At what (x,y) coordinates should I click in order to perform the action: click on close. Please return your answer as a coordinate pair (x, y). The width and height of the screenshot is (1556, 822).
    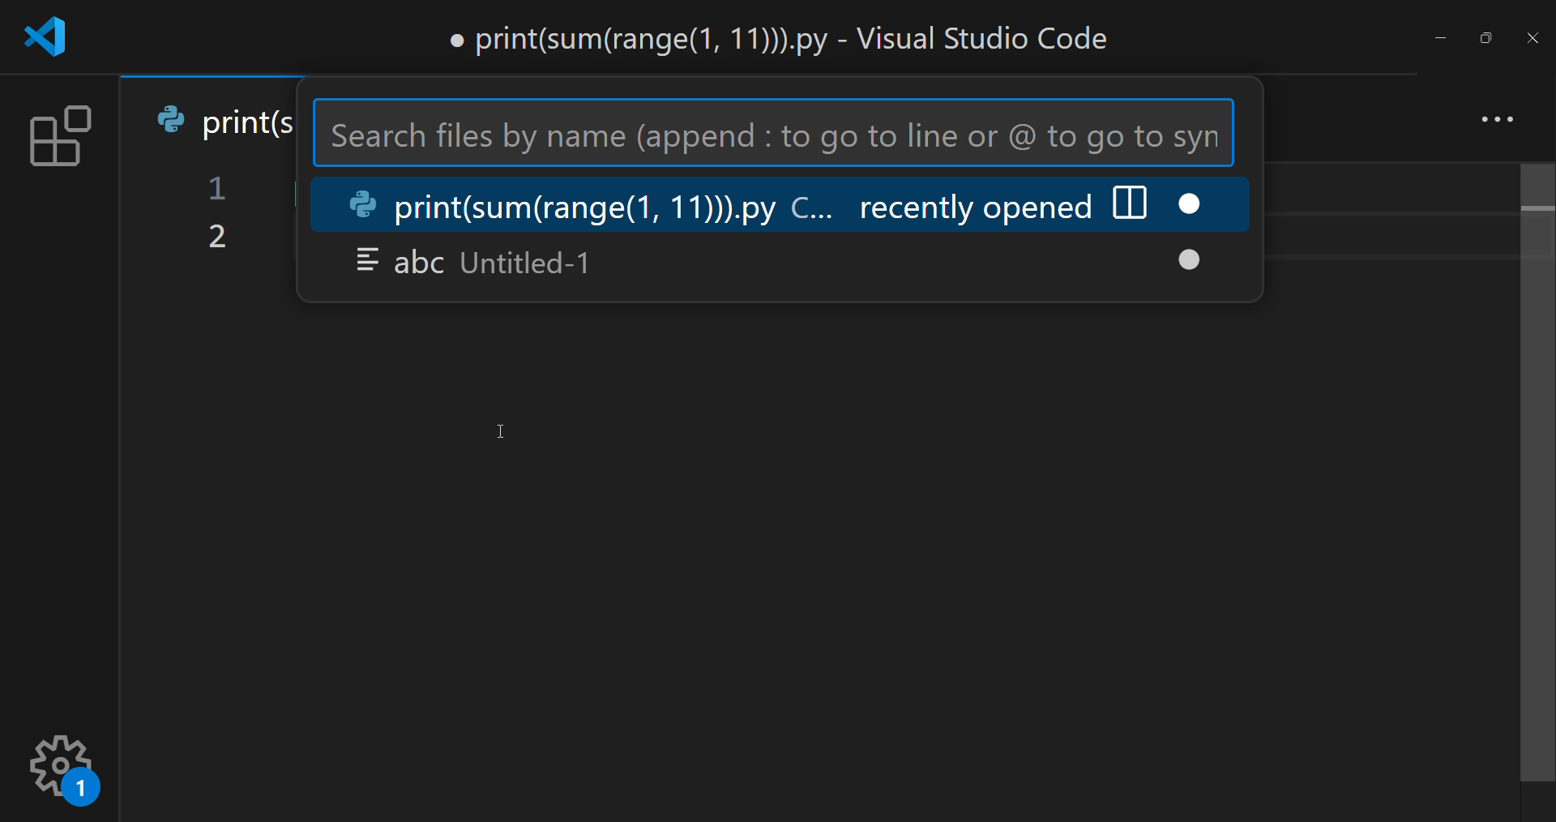
    Looking at the image, I should click on (1191, 262).